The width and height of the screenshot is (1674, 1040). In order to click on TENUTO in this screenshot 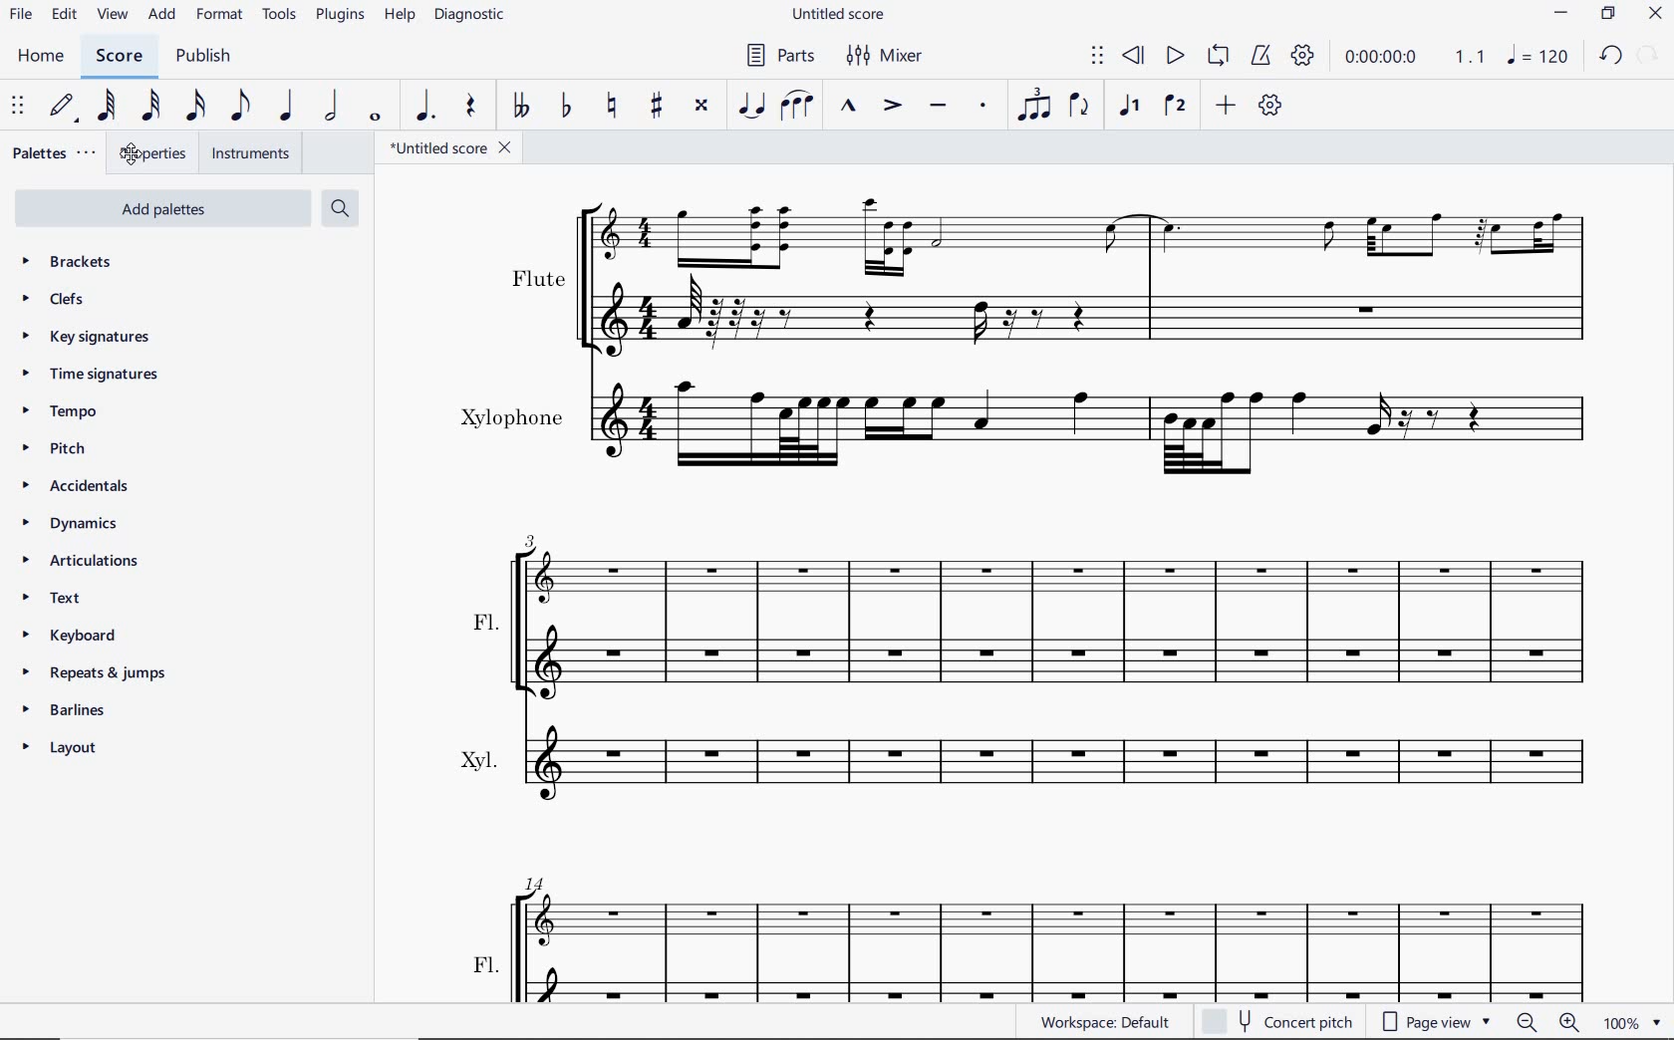, I will do `click(938, 106)`.